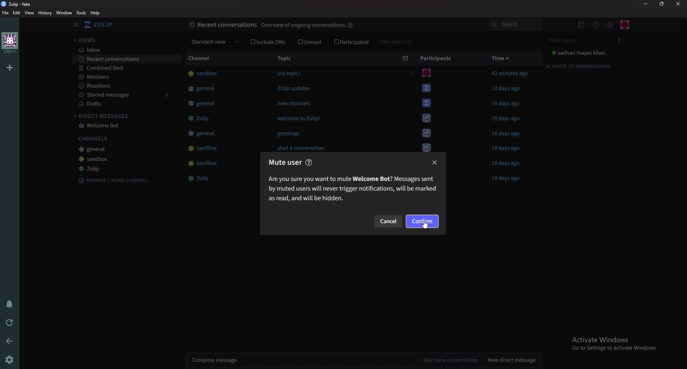 The image size is (687, 369). What do you see at coordinates (596, 25) in the screenshot?
I see `help menu` at bounding box center [596, 25].